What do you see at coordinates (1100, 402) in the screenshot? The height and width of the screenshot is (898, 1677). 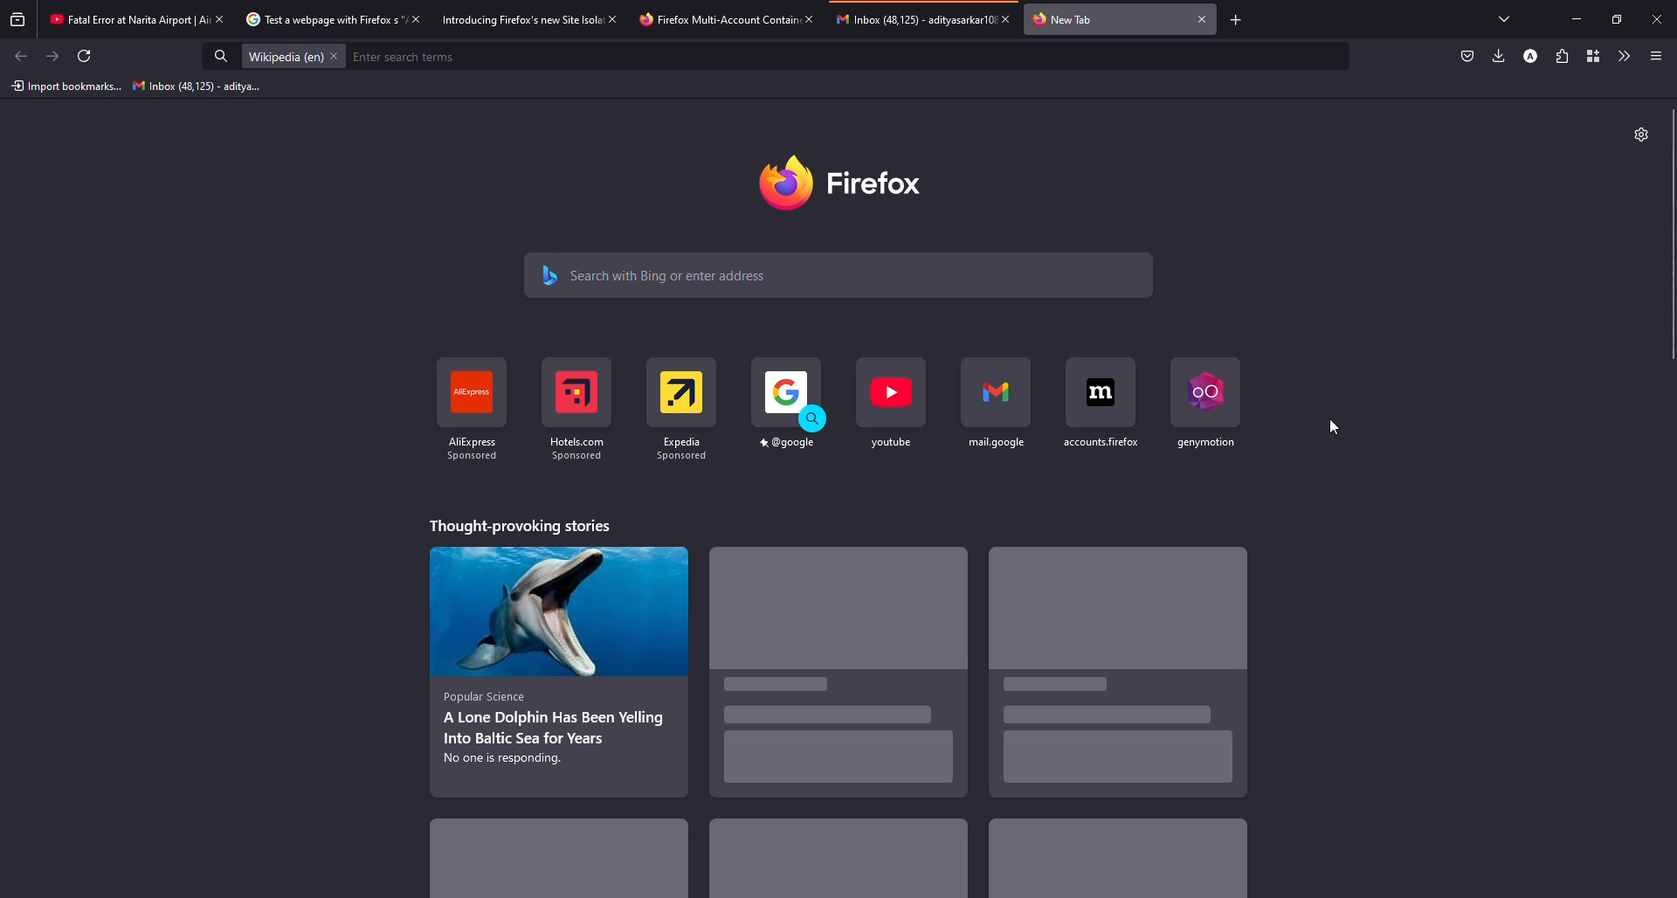 I see `accounts.firefox` at bounding box center [1100, 402].